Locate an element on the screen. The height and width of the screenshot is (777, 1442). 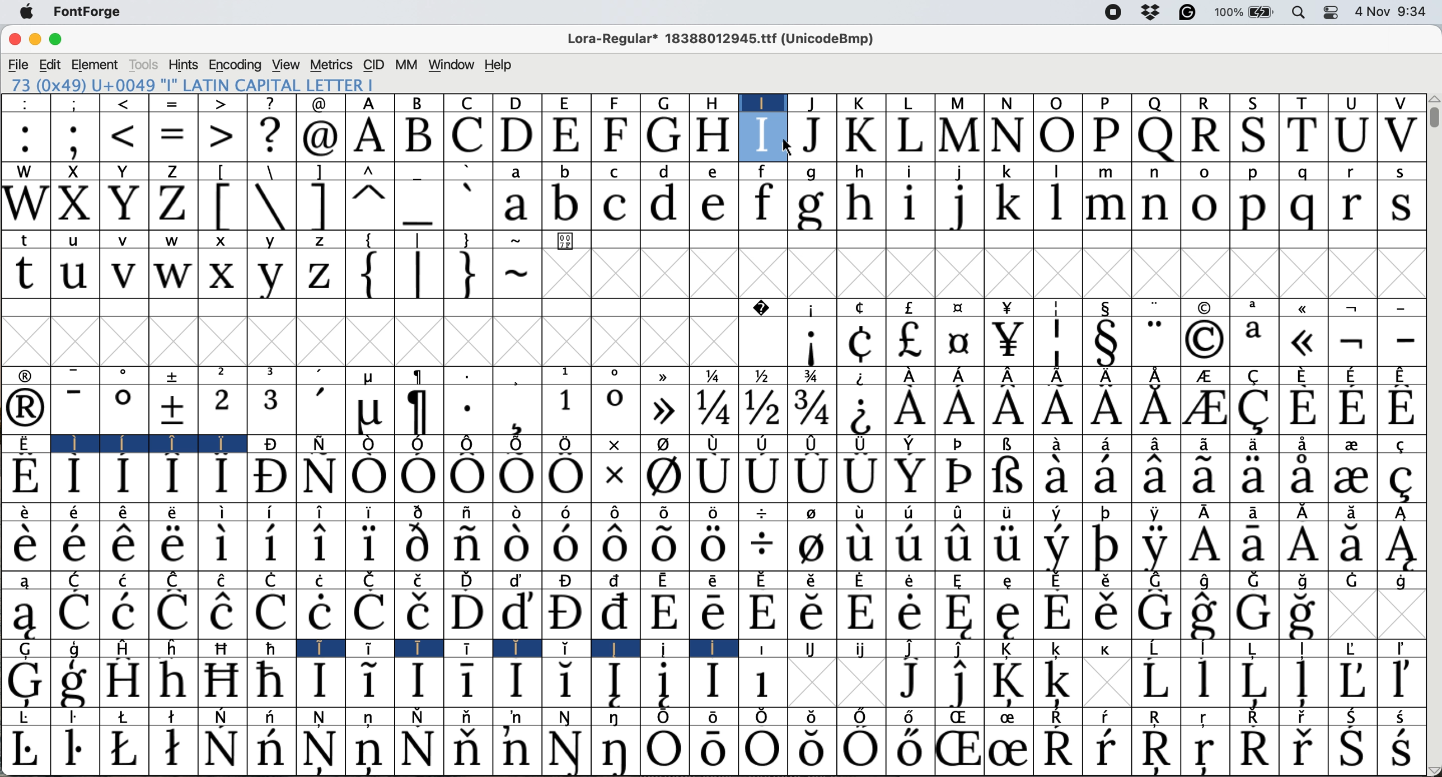
Symbol is located at coordinates (617, 480).